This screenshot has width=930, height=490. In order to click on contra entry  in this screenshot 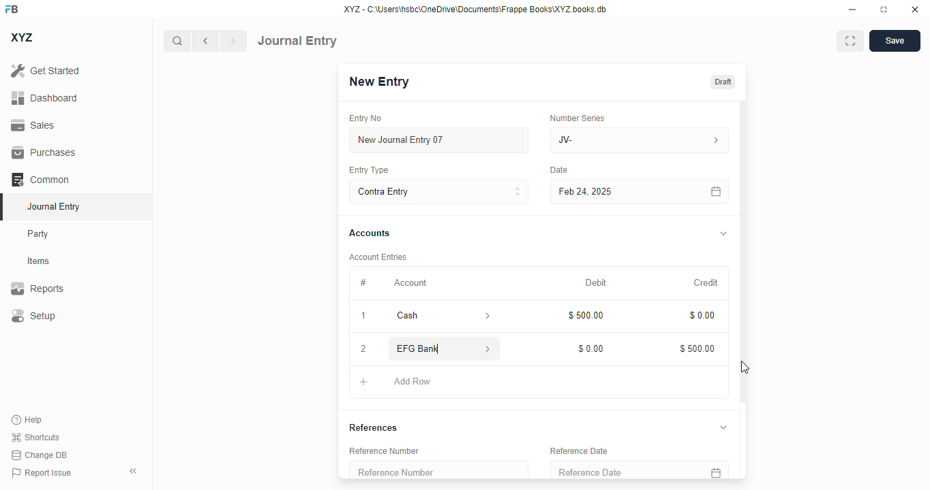, I will do `click(438, 191)`.